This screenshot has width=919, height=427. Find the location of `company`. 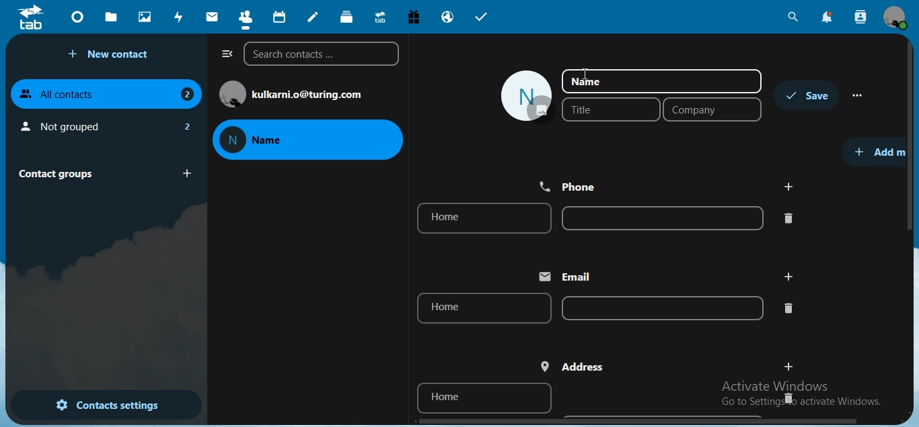

company is located at coordinates (712, 110).